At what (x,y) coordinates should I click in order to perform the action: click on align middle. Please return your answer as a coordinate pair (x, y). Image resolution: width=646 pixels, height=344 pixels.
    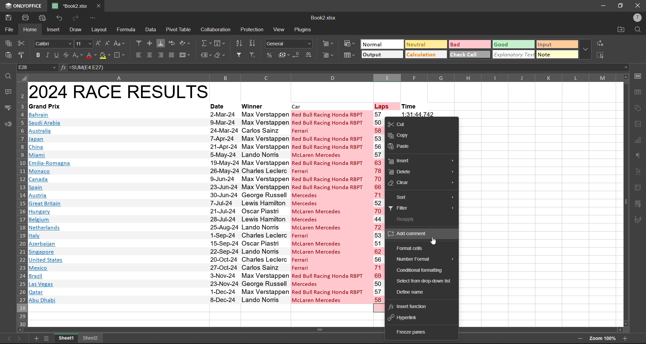
    Looking at the image, I should click on (149, 43).